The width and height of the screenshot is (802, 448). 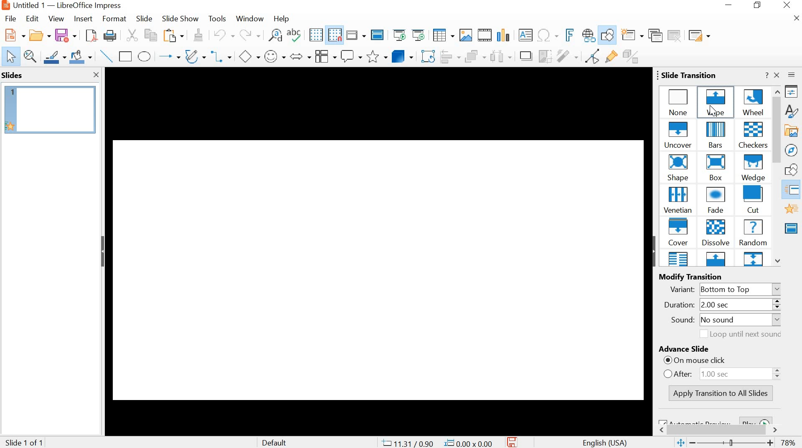 I want to click on ANIMATION, so click(x=792, y=209).